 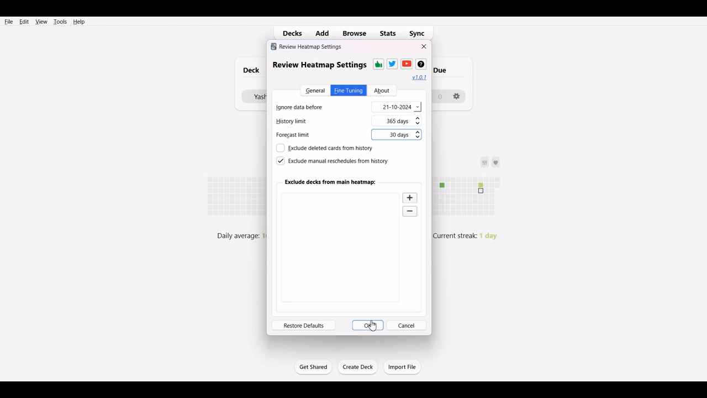 What do you see at coordinates (304, 325) in the screenshot?
I see `Restore defaults` at bounding box center [304, 325].